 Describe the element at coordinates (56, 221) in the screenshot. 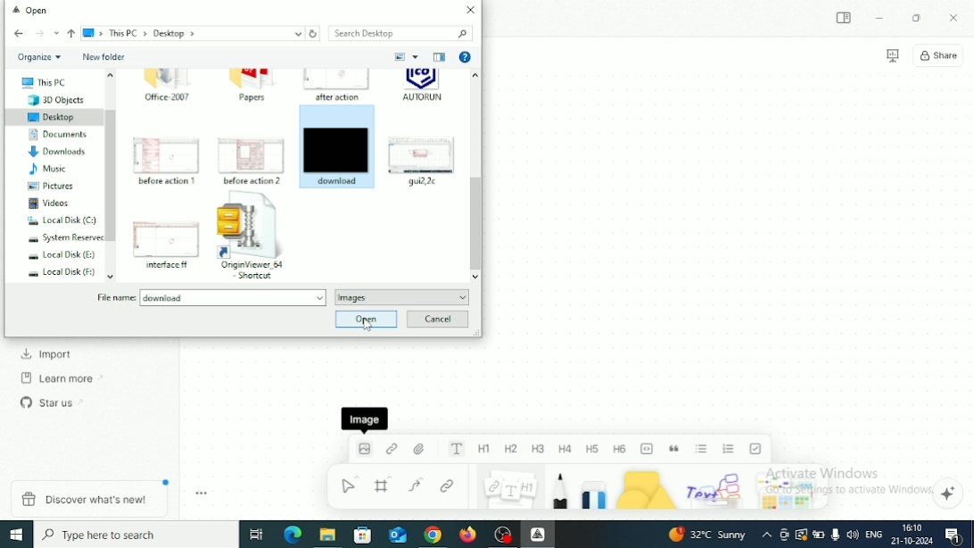

I see `Local Disk` at that location.